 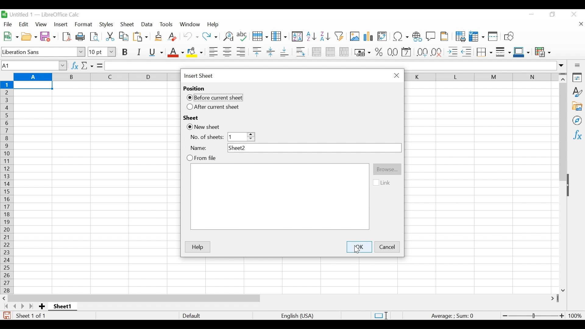 What do you see at coordinates (215, 97) in the screenshot?
I see `(un)select Before current sheet` at bounding box center [215, 97].